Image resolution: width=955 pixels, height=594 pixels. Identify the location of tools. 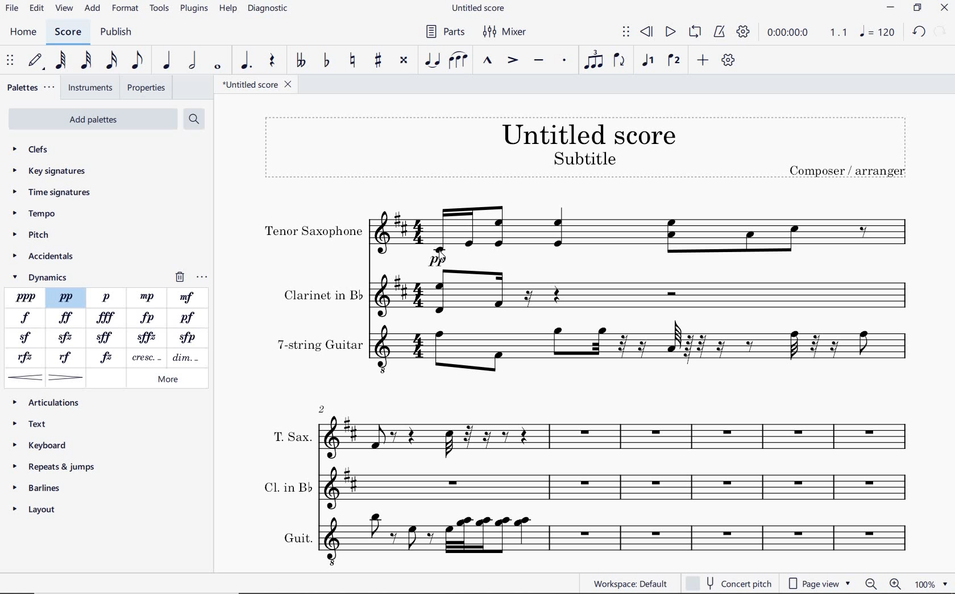
(158, 9).